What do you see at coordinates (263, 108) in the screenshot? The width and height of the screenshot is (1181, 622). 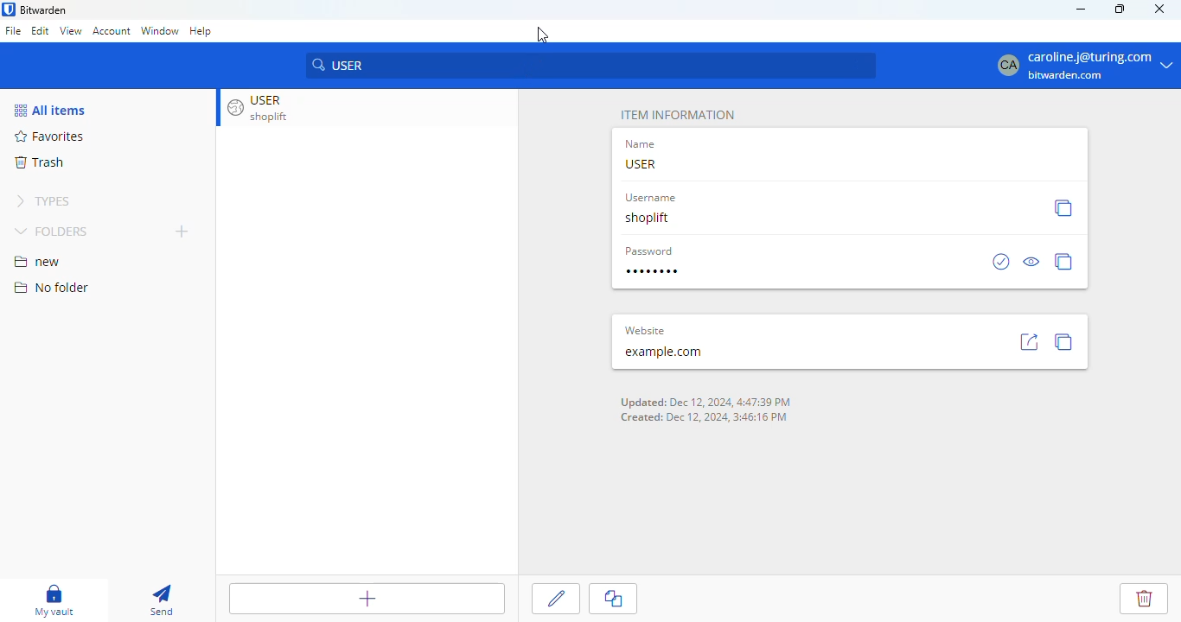 I see `USER    shoplift` at bounding box center [263, 108].